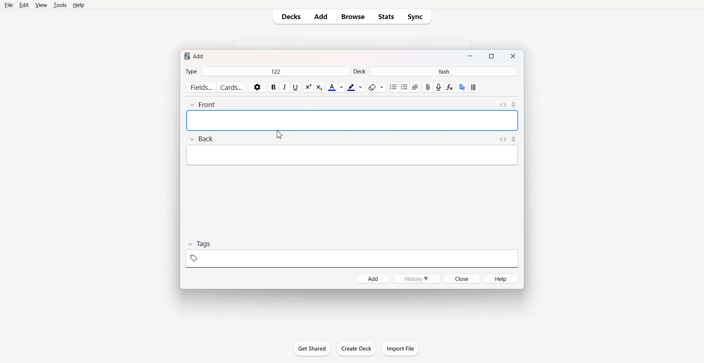  Describe the element at coordinates (415, 87) in the screenshot. I see `Alignment` at that location.